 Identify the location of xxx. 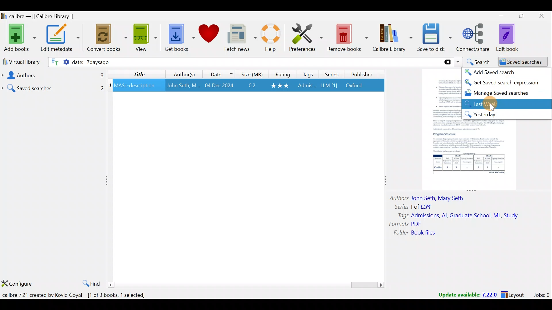
(281, 86).